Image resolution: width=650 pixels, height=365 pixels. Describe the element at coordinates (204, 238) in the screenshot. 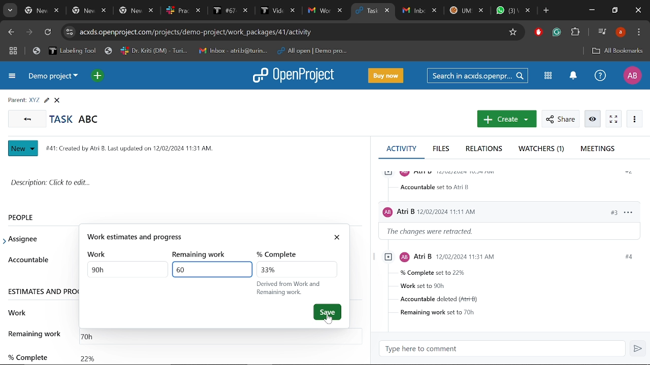

I see `work estimate and progress` at that location.